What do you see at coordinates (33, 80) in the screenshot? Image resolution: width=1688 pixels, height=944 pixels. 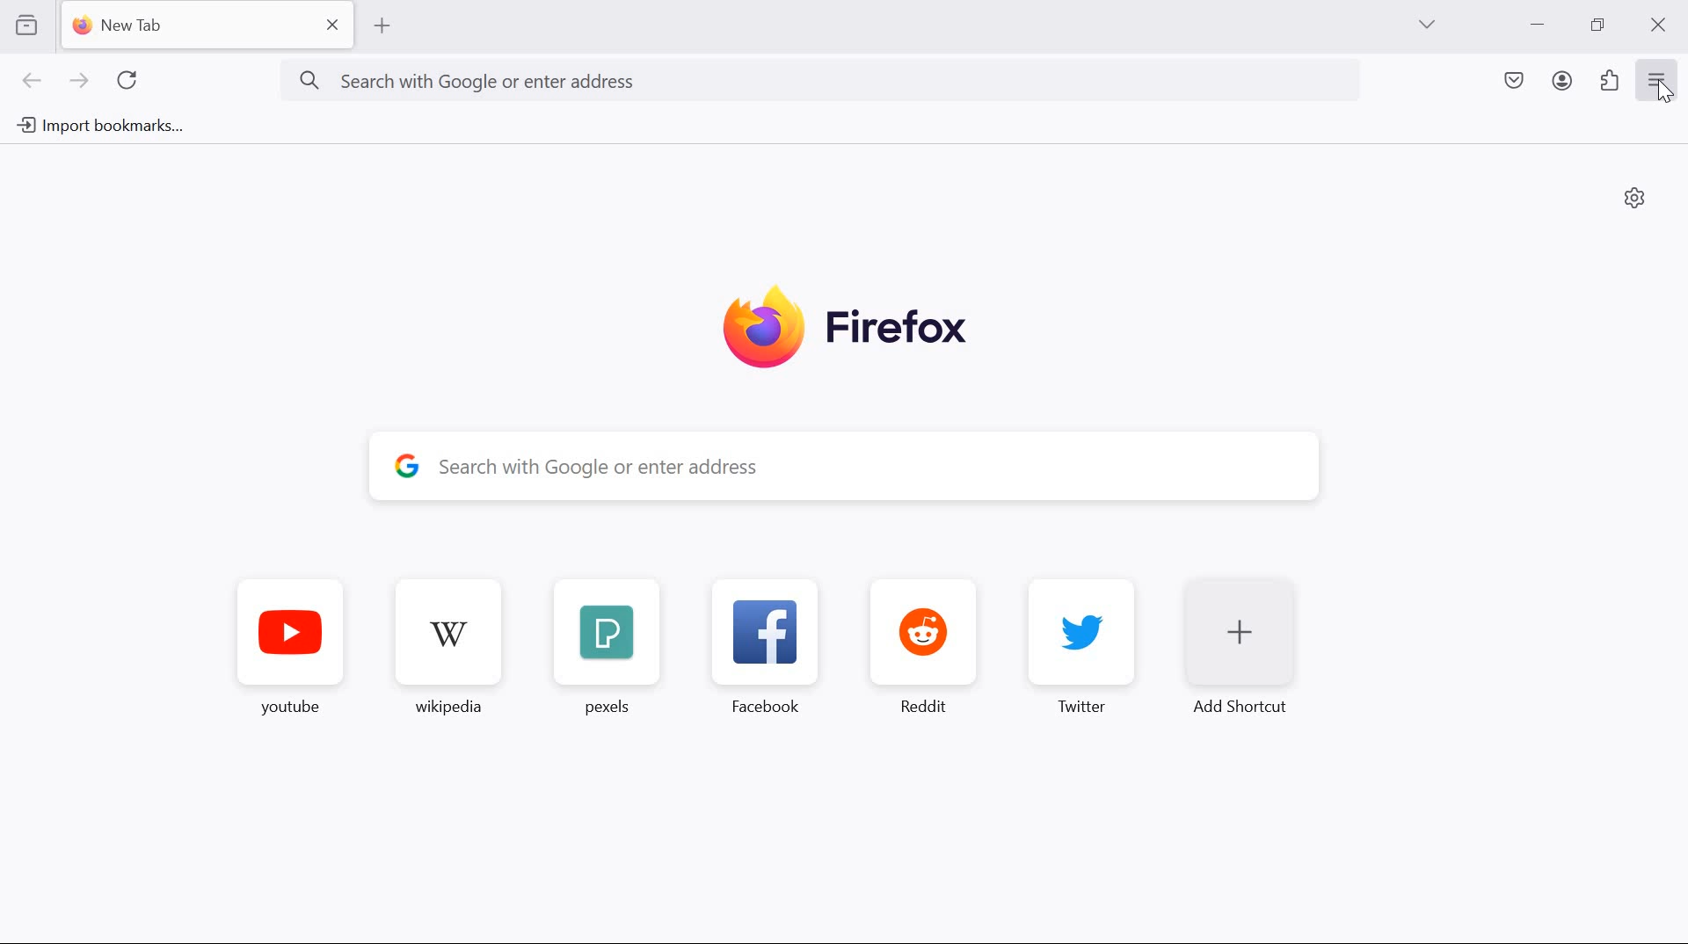 I see `go back one page` at bounding box center [33, 80].